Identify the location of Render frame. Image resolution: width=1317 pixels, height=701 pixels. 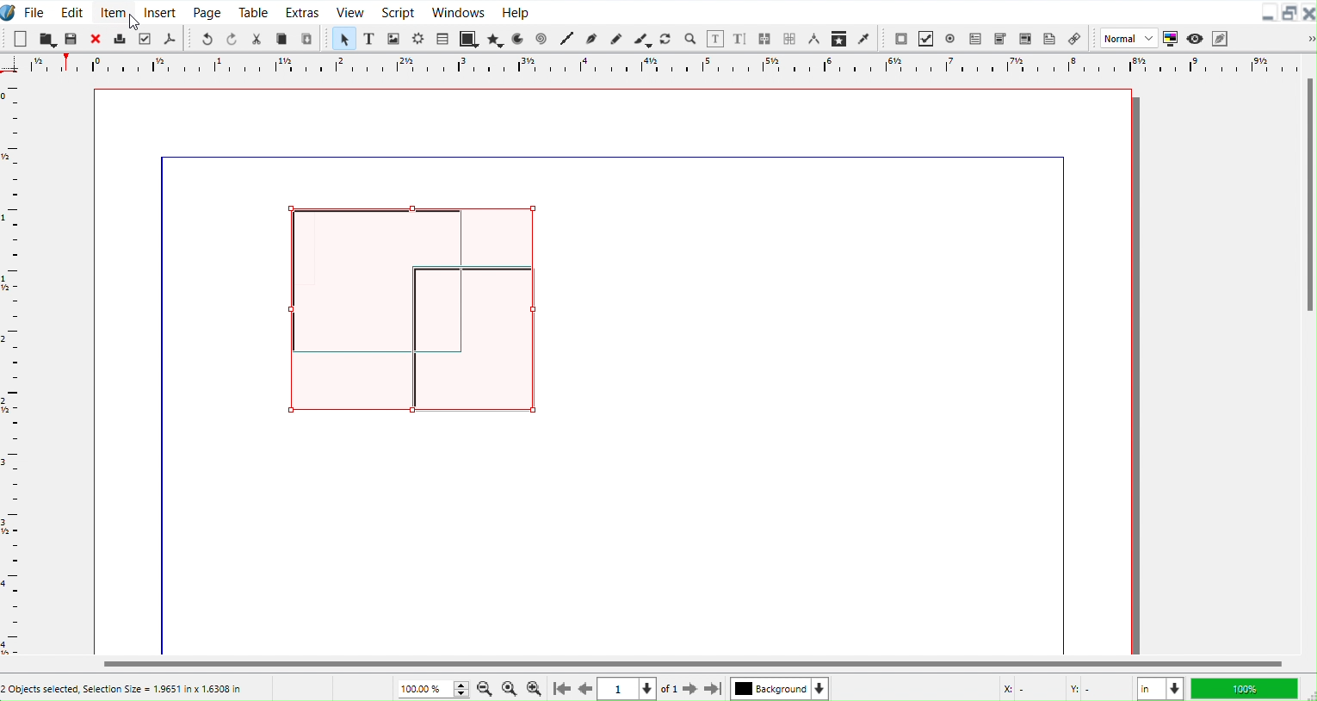
(419, 39).